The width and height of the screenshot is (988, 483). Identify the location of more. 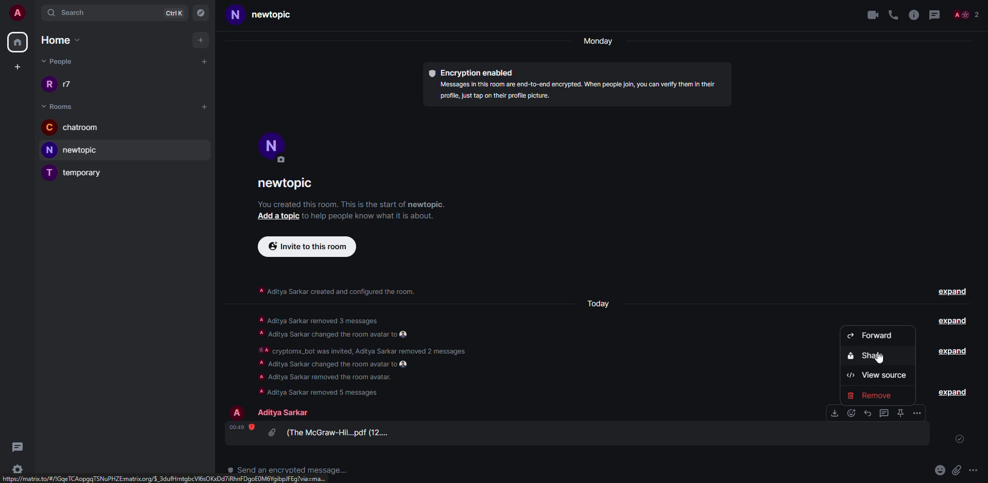
(973, 470).